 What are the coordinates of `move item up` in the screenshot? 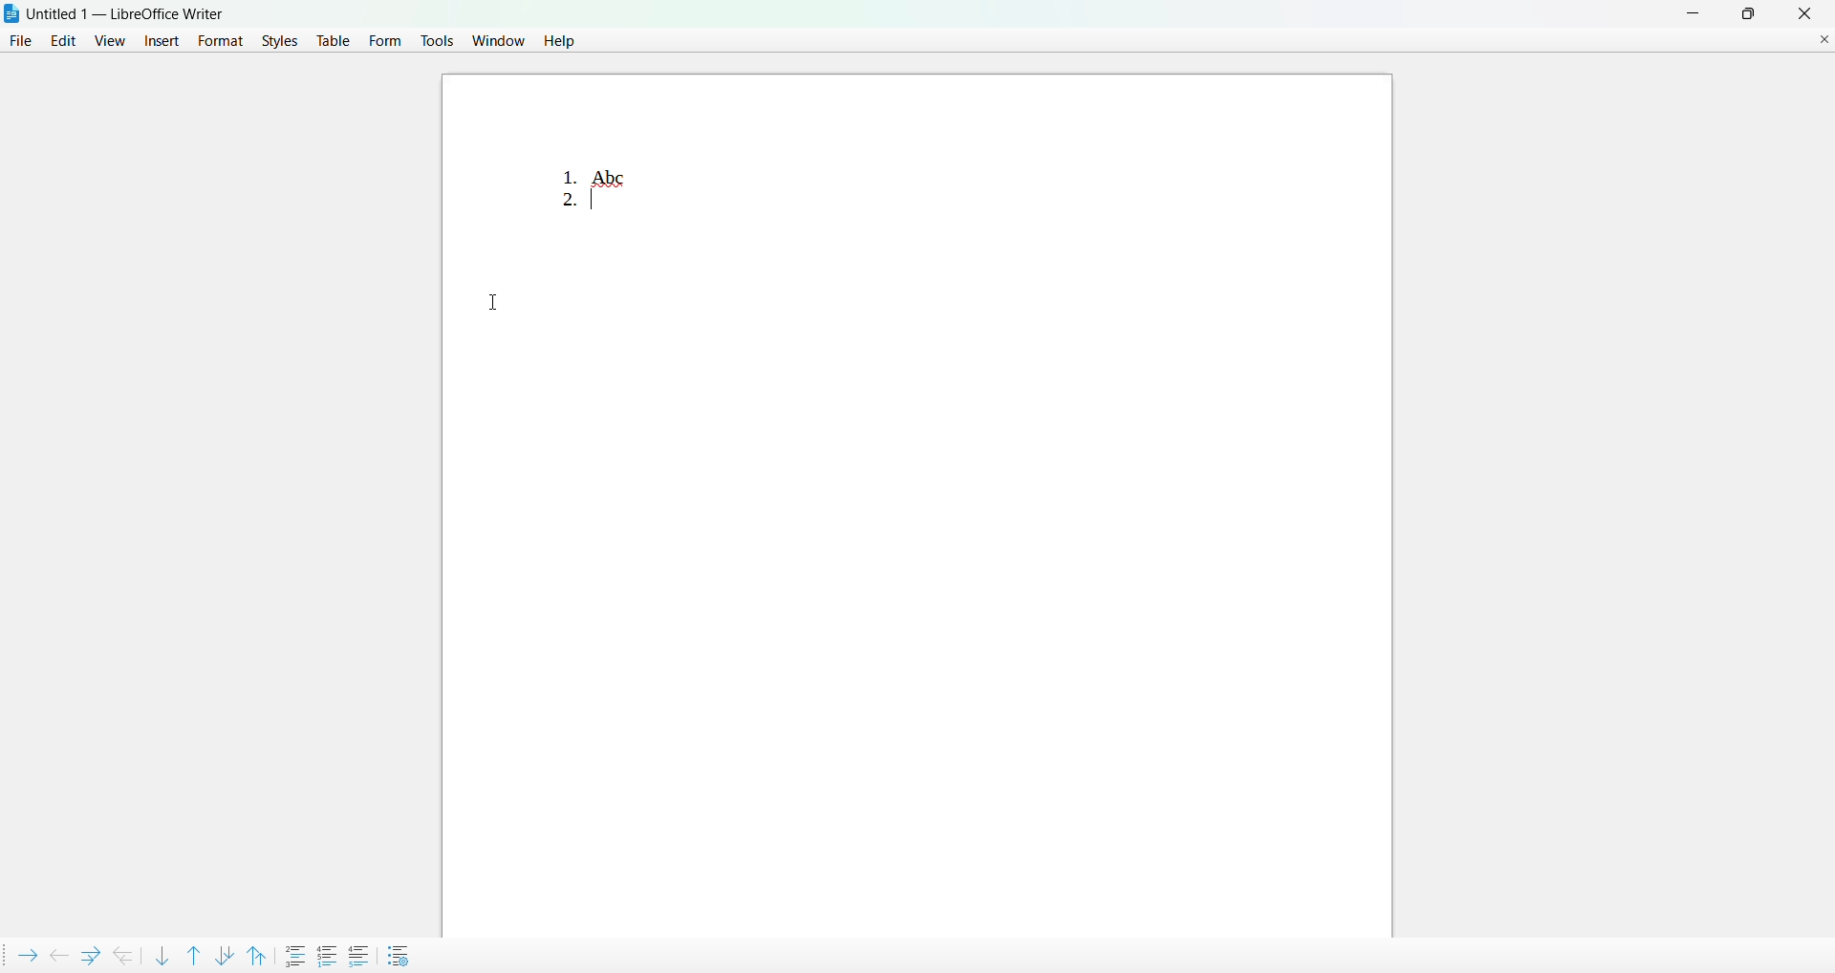 It's located at (192, 953).